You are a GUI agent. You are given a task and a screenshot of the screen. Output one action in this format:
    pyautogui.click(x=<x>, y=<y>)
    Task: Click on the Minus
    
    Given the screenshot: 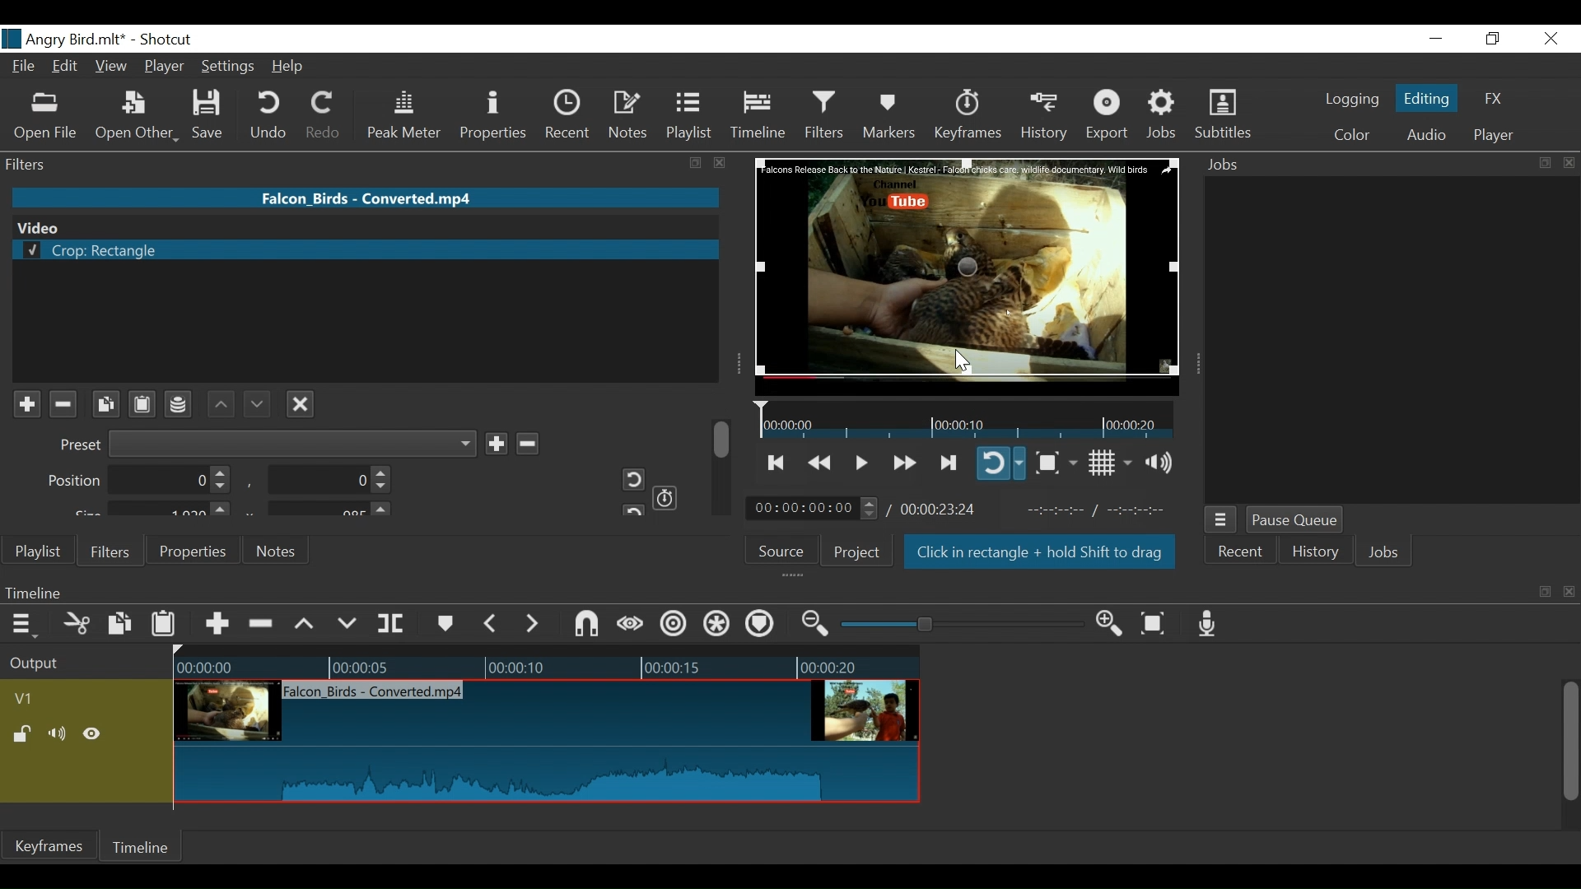 What is the action you would take?
    pyautogui.click(x=62, y=404)
    